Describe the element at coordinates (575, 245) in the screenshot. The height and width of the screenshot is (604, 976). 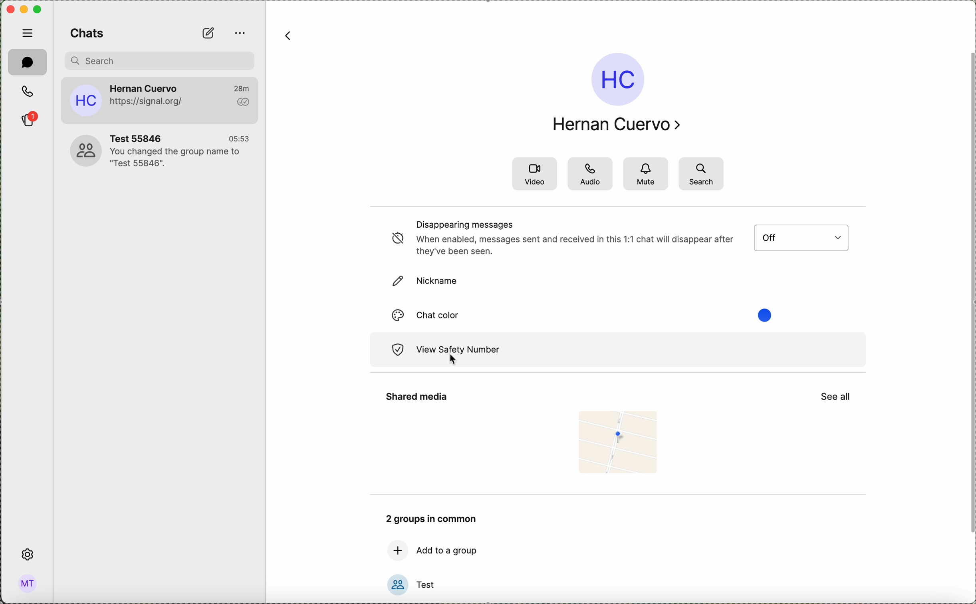
I see `When enabled, messages sent and received in this 1:1 chat will disappear after
they've been seen.` at that location.